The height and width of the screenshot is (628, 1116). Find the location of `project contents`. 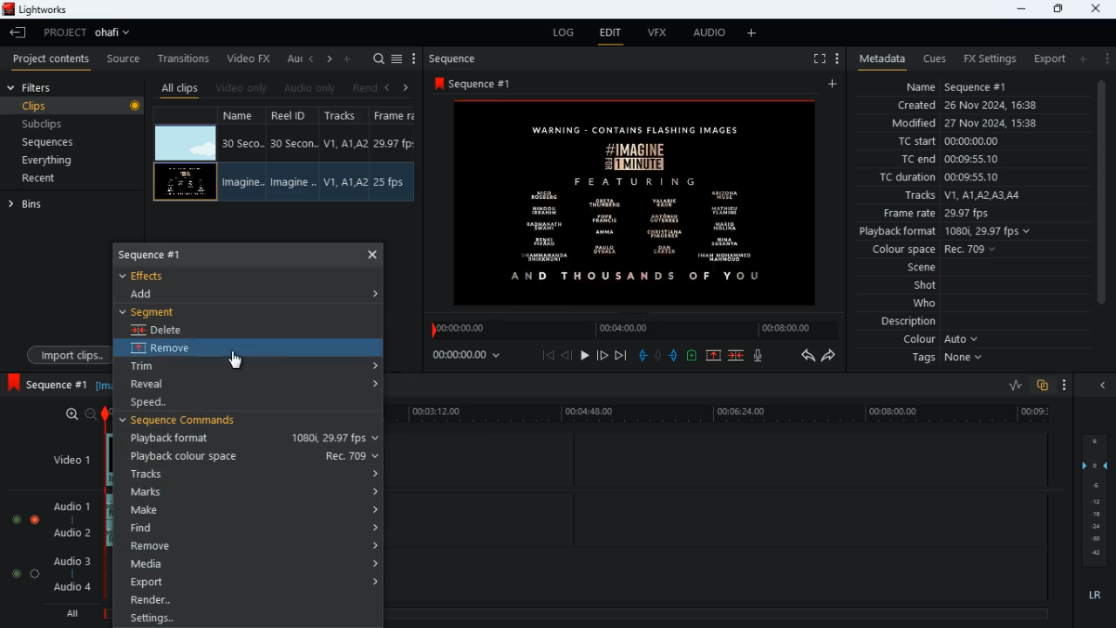

project contents is located at coordinates (51, 58).